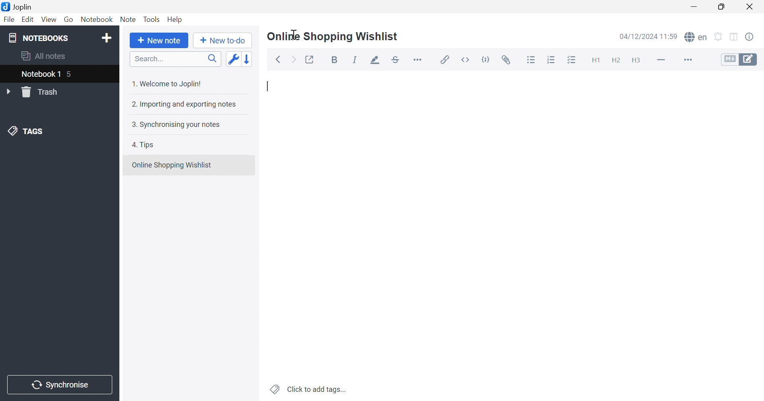 This screenshot has height=401, width=764. Describe the element at coordinates (28, 131) in the screenshot. I see `TAGS` at that location.